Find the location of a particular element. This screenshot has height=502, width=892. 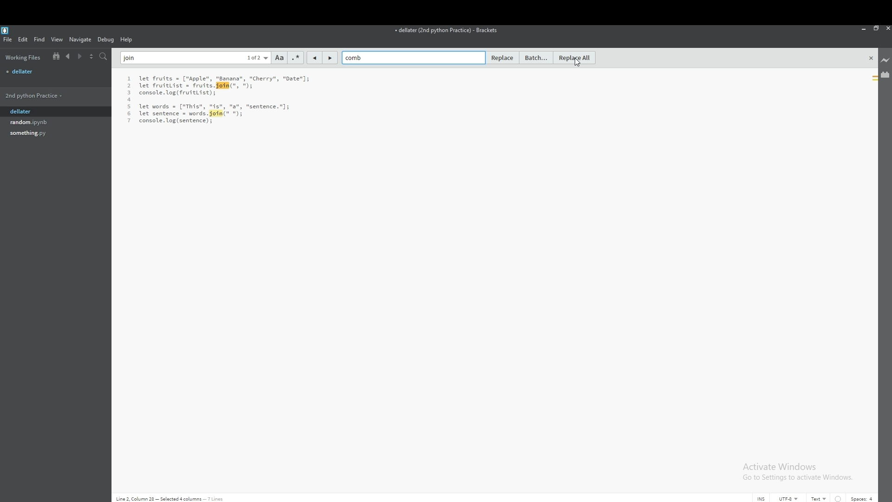

previous match is located at coordinates (314, 58).